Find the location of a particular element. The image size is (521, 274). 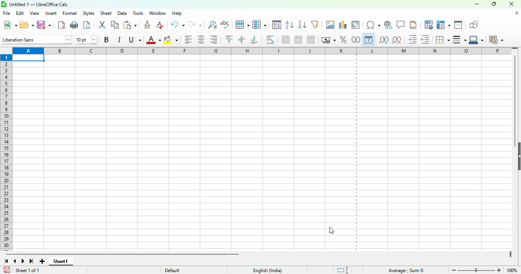

scroll to last sheet is located at coordinates (32, 261).